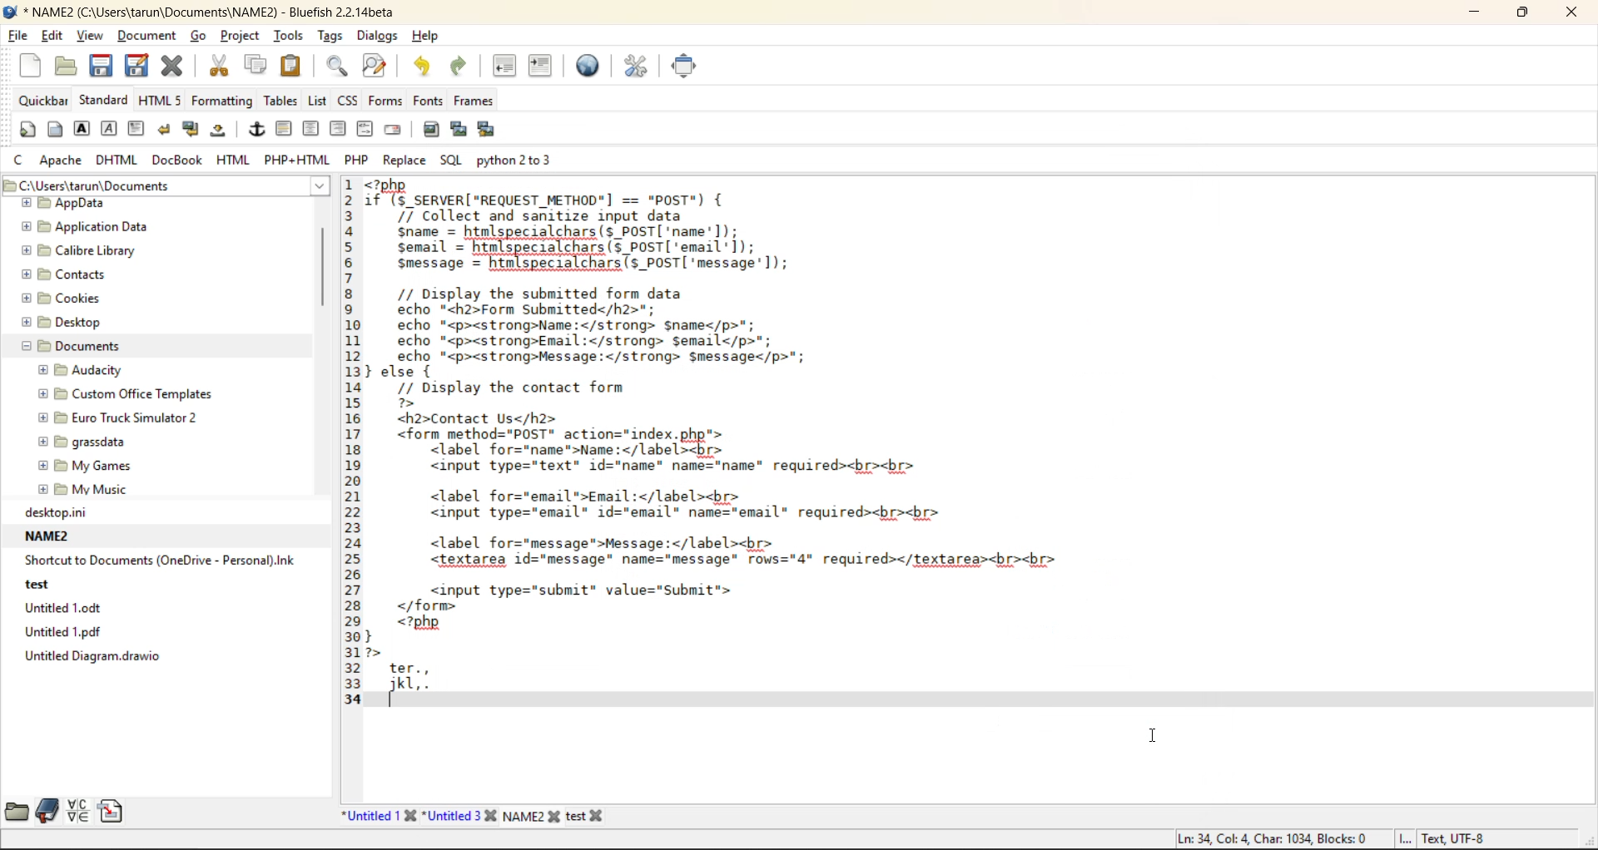  What do you see at coordinates (78, 811) in the screenshot?
I see `charmap` at bounding box center [78, 811].